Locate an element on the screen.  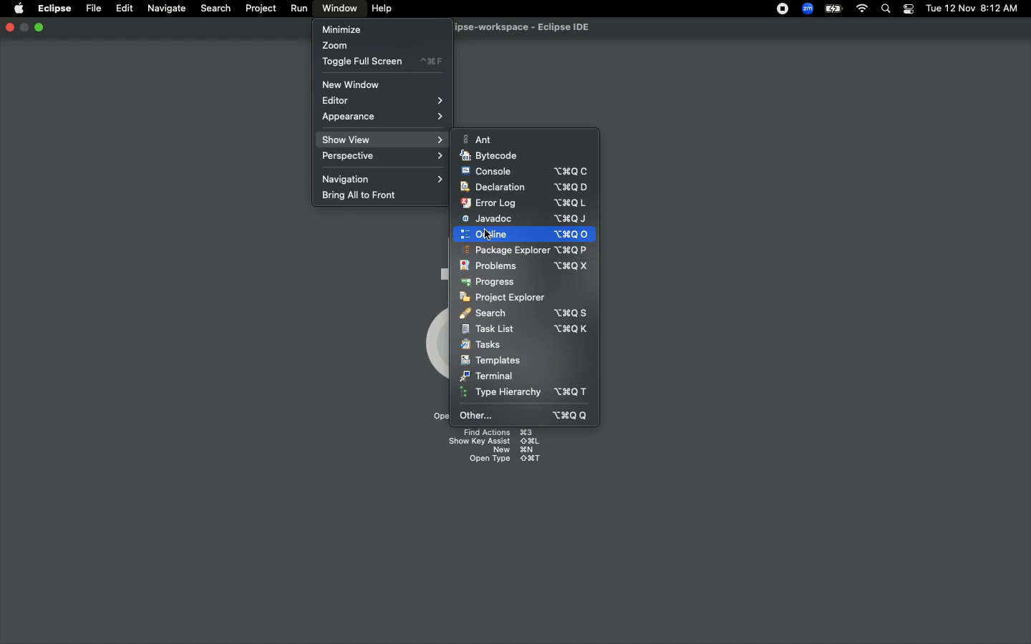
Edit is located at coordinates (122, 7).